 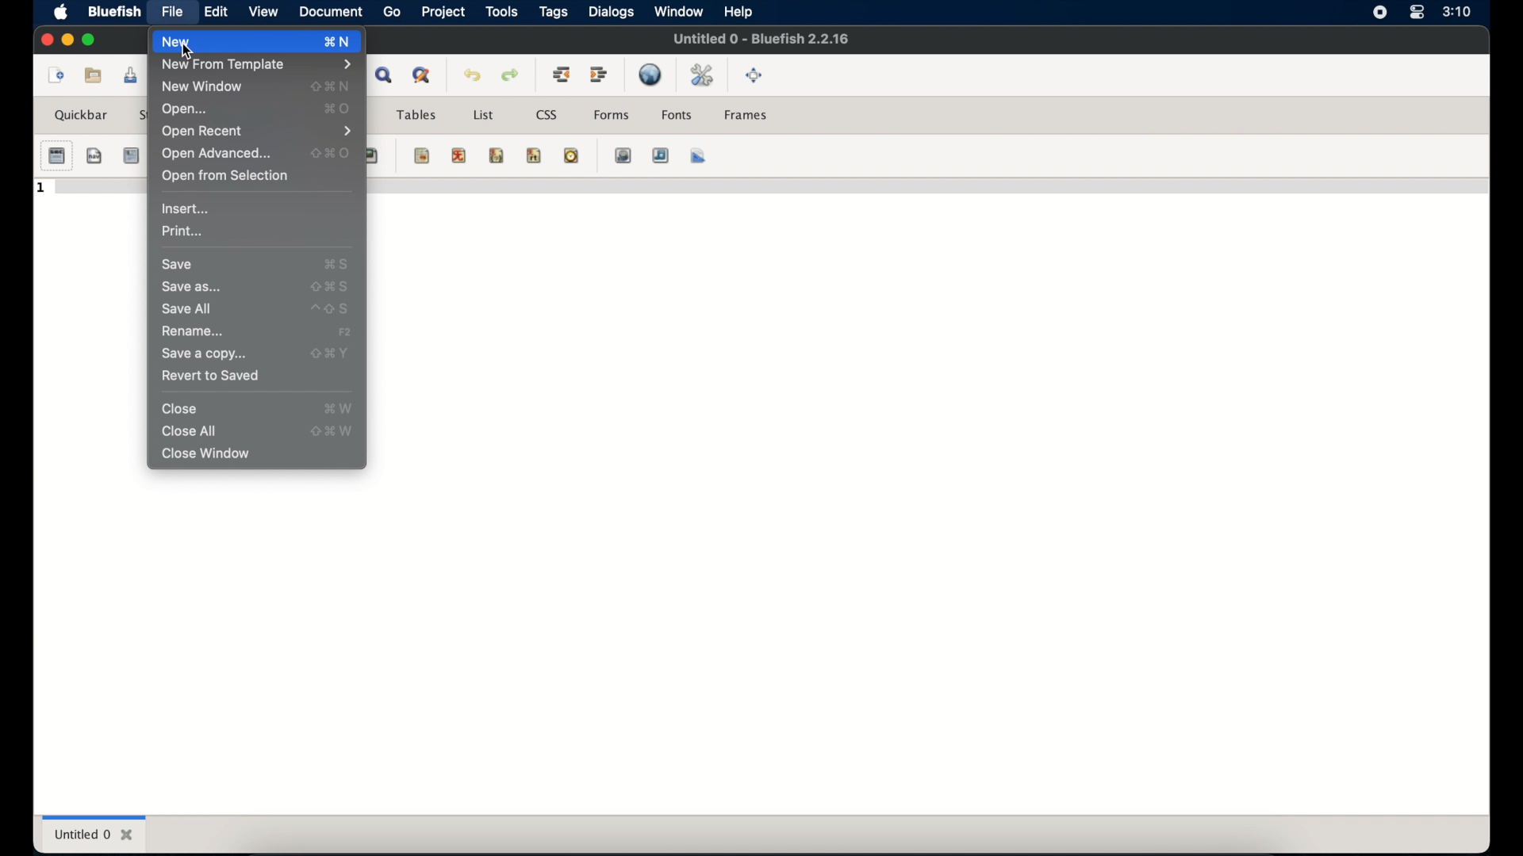 What do you see at coordinates (611, 12) in the screenshot?
I see `dialogs` at bounding box center [611, 12].